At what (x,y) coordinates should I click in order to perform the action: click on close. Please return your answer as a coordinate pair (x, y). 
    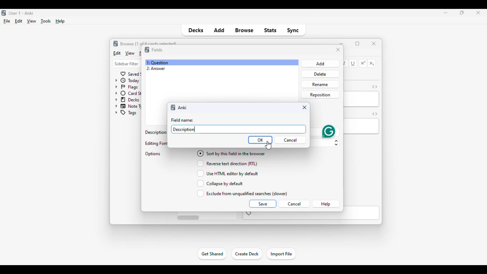
    Looking at the image, I should click on (374, 43).